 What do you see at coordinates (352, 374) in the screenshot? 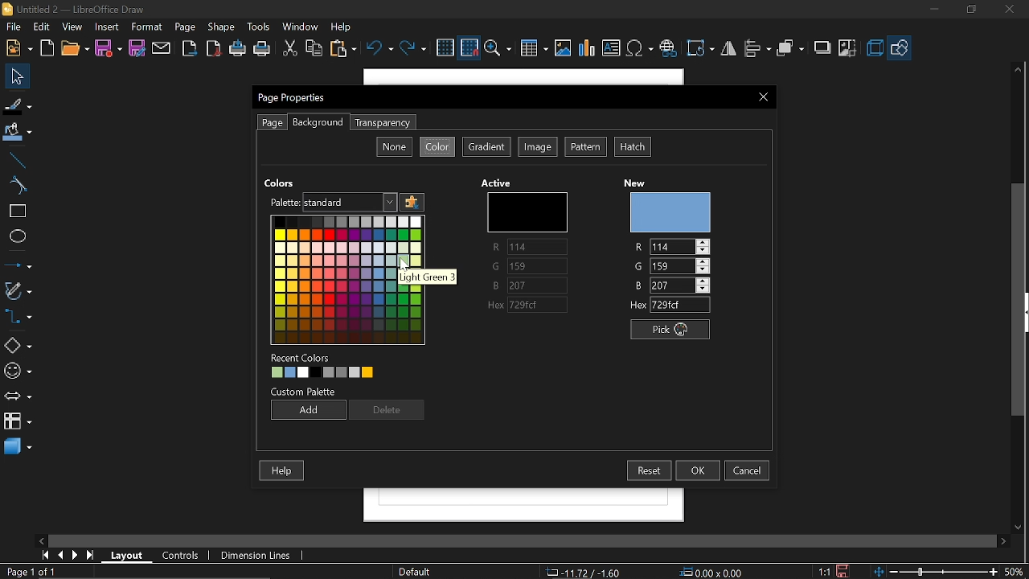
I see `Recent colors` at bounding box center [352, 374].